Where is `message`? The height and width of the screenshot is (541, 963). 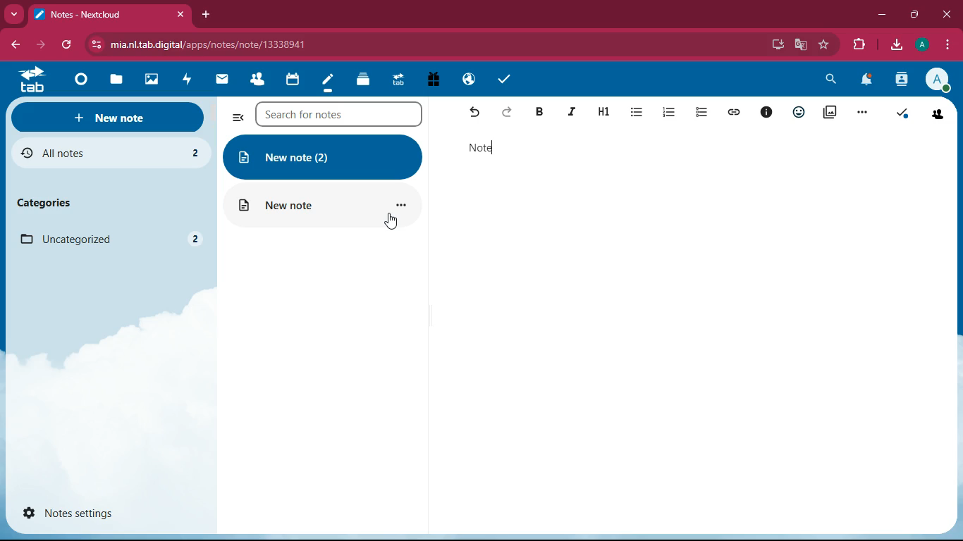 message is located at coordinates (224, 78).